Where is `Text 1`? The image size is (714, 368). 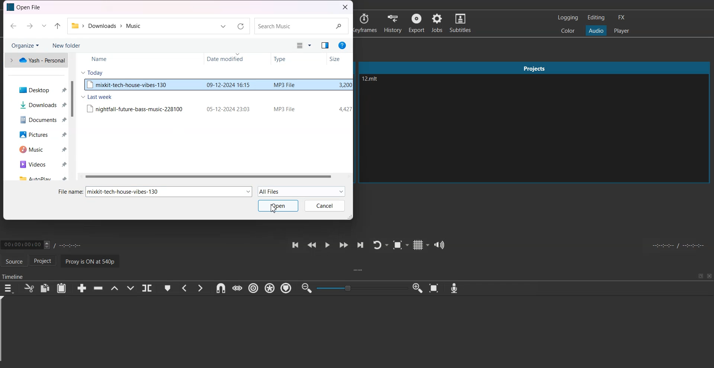
Text 1 is located at coordinates (25, 7).